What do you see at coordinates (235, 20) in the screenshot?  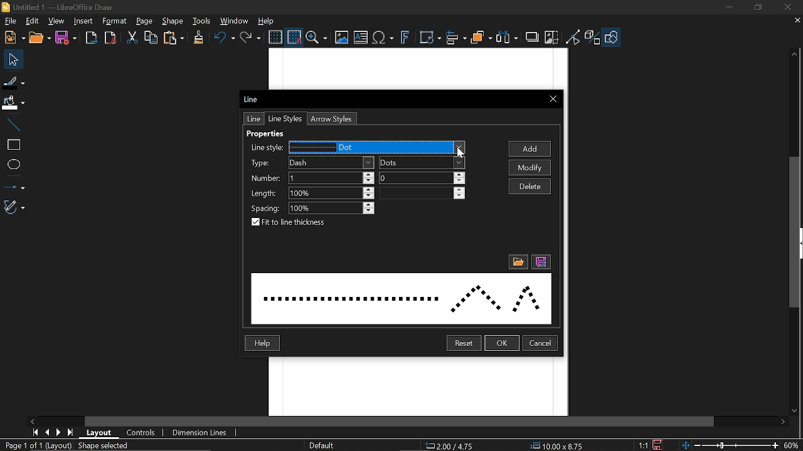 I see `Window` at bounding box center [235, 20].